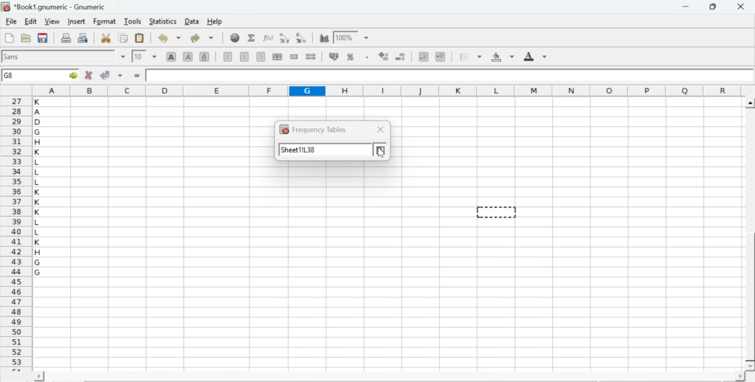  Describe the element at coordinates (304, 151) in the screenshot. I see `Sheet1` at that location.